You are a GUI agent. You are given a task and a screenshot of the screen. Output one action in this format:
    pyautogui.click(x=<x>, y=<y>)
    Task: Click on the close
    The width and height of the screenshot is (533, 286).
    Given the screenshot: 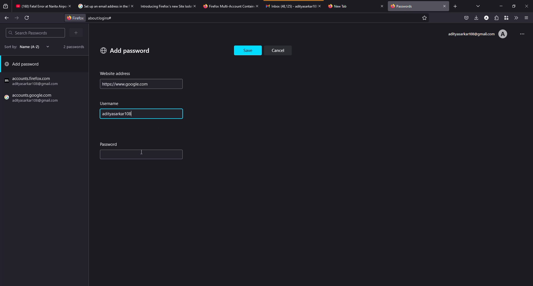 What is the action you would take?
    pyautogui.click(x=257, y=6)
    